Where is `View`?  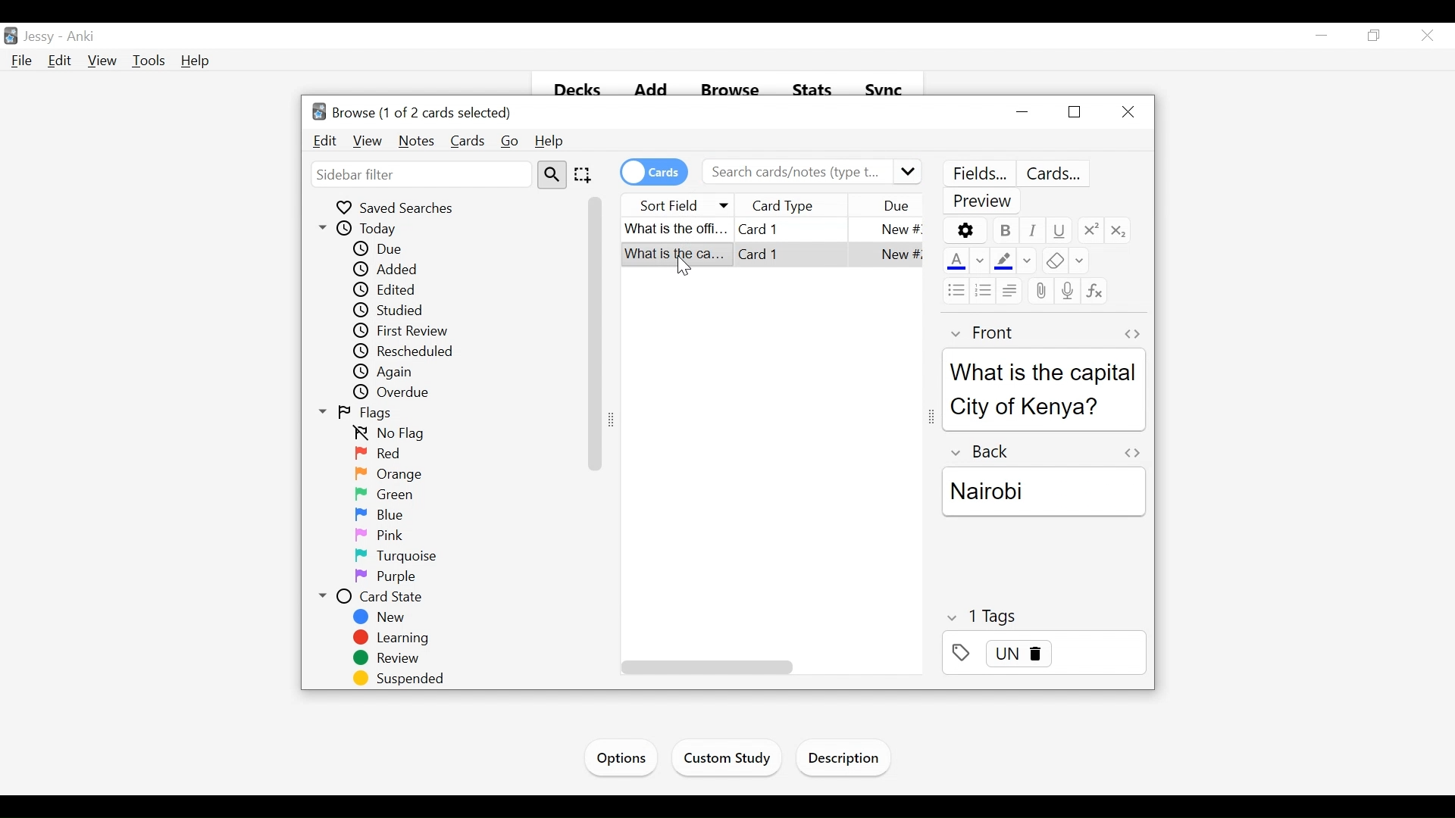
View is located at coordinates (367, 141).